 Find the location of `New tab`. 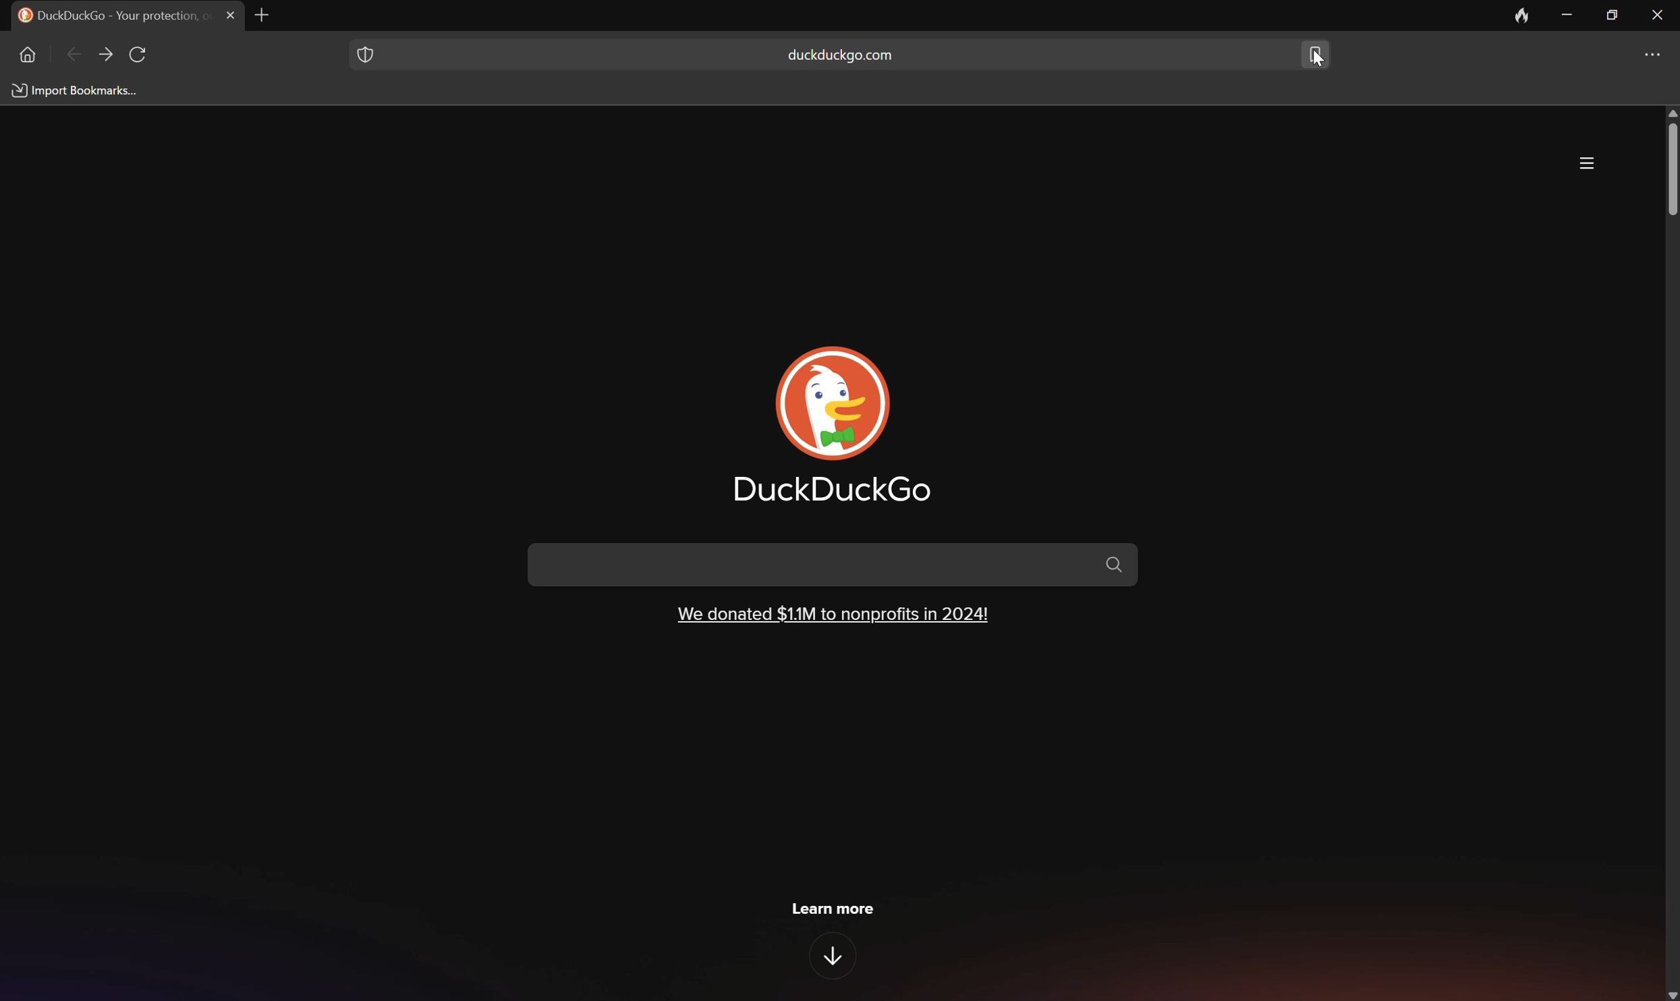

New tab is located at coordinates (268, 15).